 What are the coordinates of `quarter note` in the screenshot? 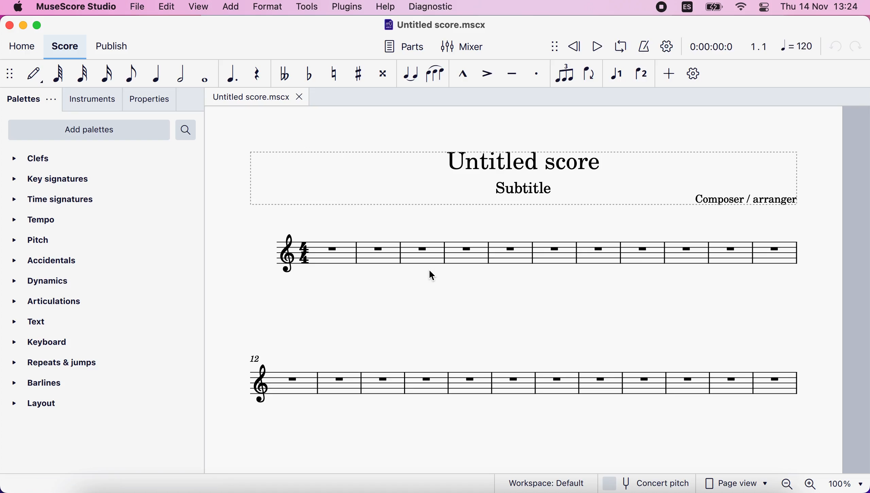 It's located at (154, 74).